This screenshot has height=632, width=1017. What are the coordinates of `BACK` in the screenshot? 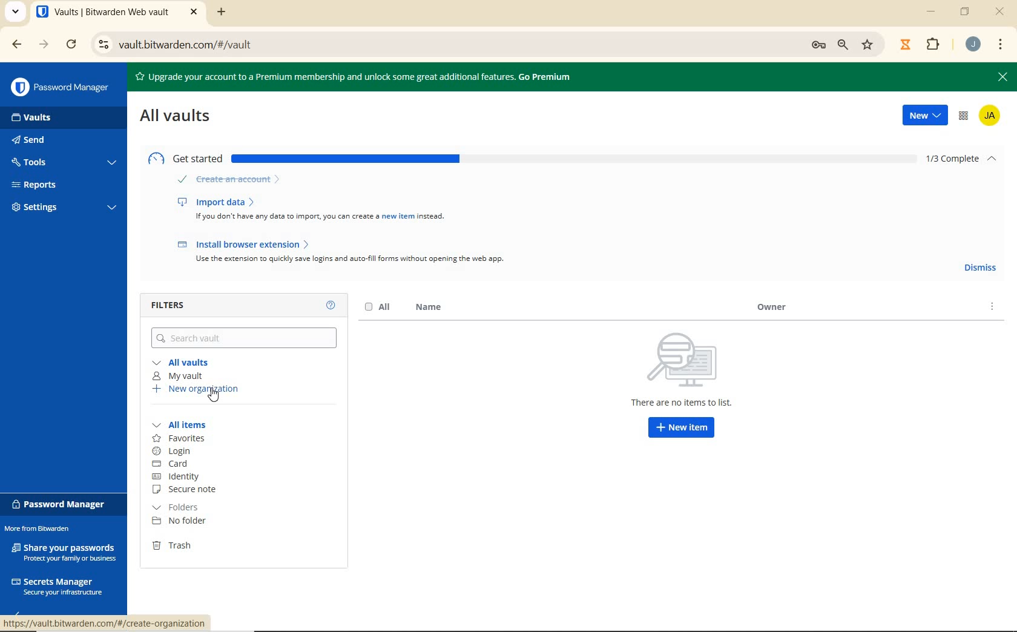 It's located at (11, 44).